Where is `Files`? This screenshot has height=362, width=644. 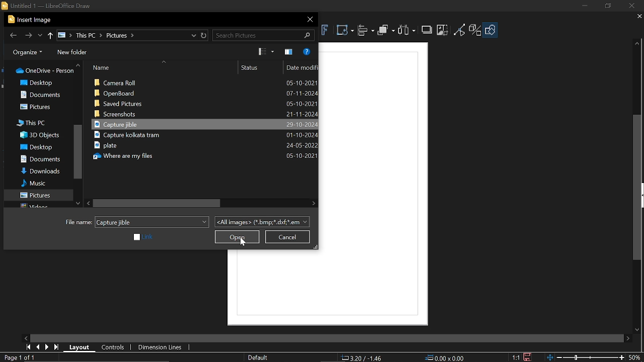
Files is located at coordinates (204, 124).